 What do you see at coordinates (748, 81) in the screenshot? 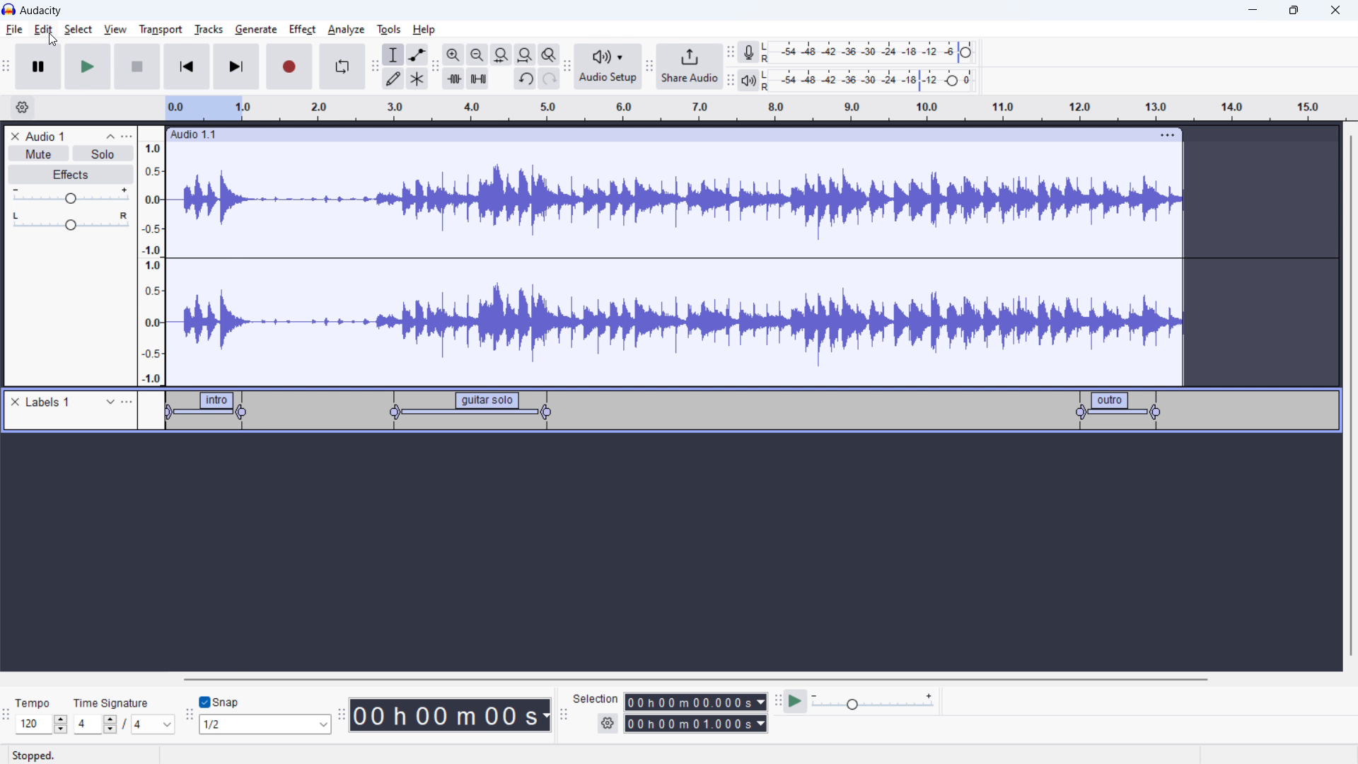
I see `playback meter` at bounding box center [748, 81].